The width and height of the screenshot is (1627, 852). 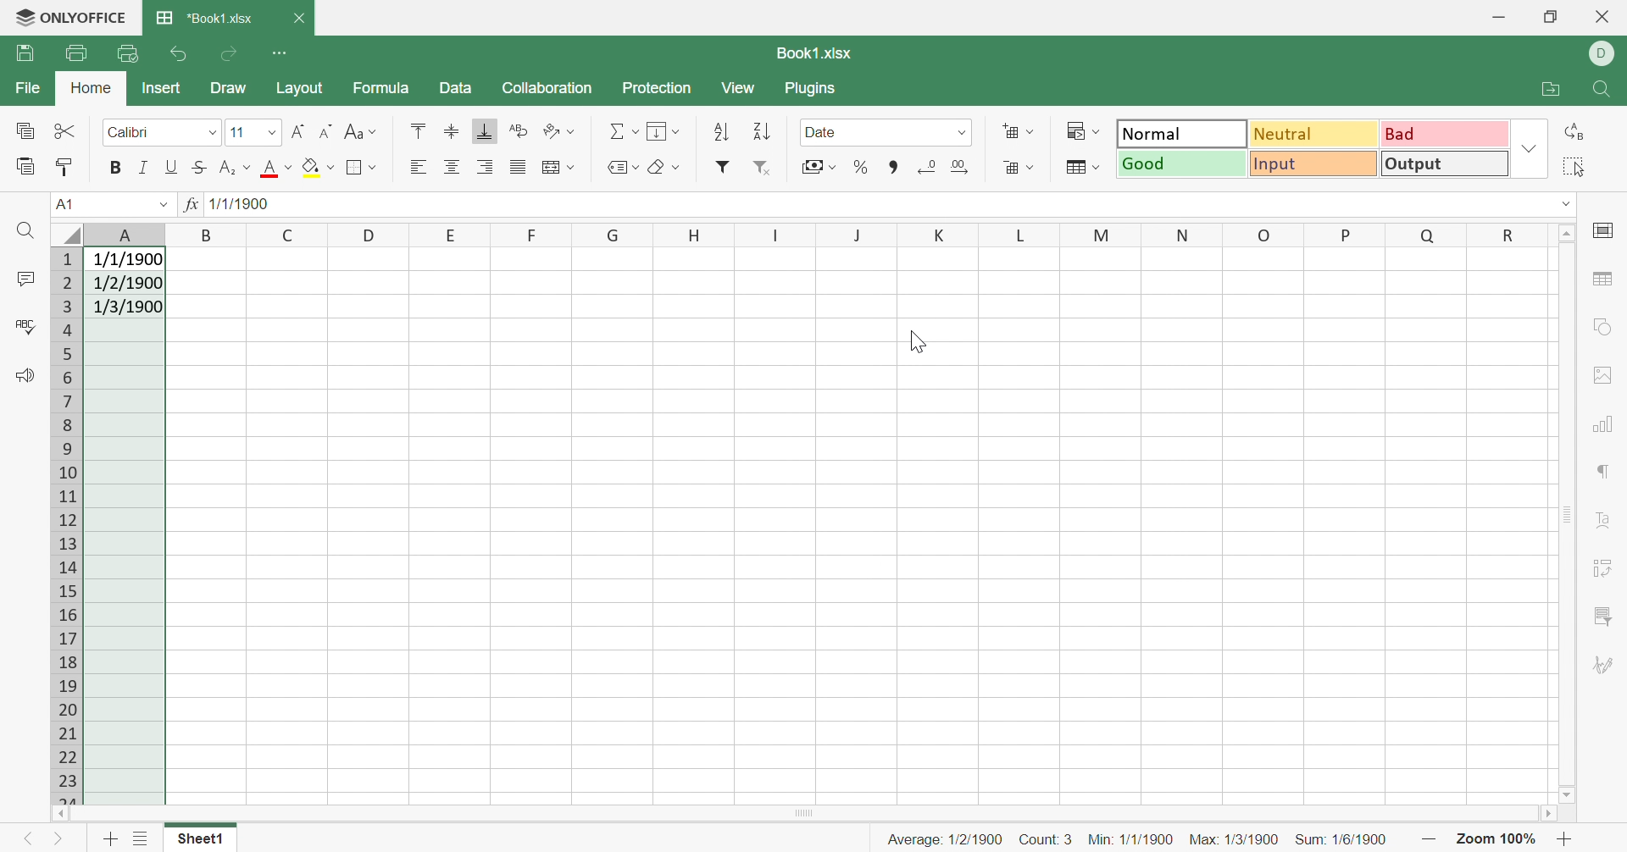 What do you see at coordinates (944, 840) in the screenshot?
I see `Average: 1/2/1900` at bounding box center [944, 840].